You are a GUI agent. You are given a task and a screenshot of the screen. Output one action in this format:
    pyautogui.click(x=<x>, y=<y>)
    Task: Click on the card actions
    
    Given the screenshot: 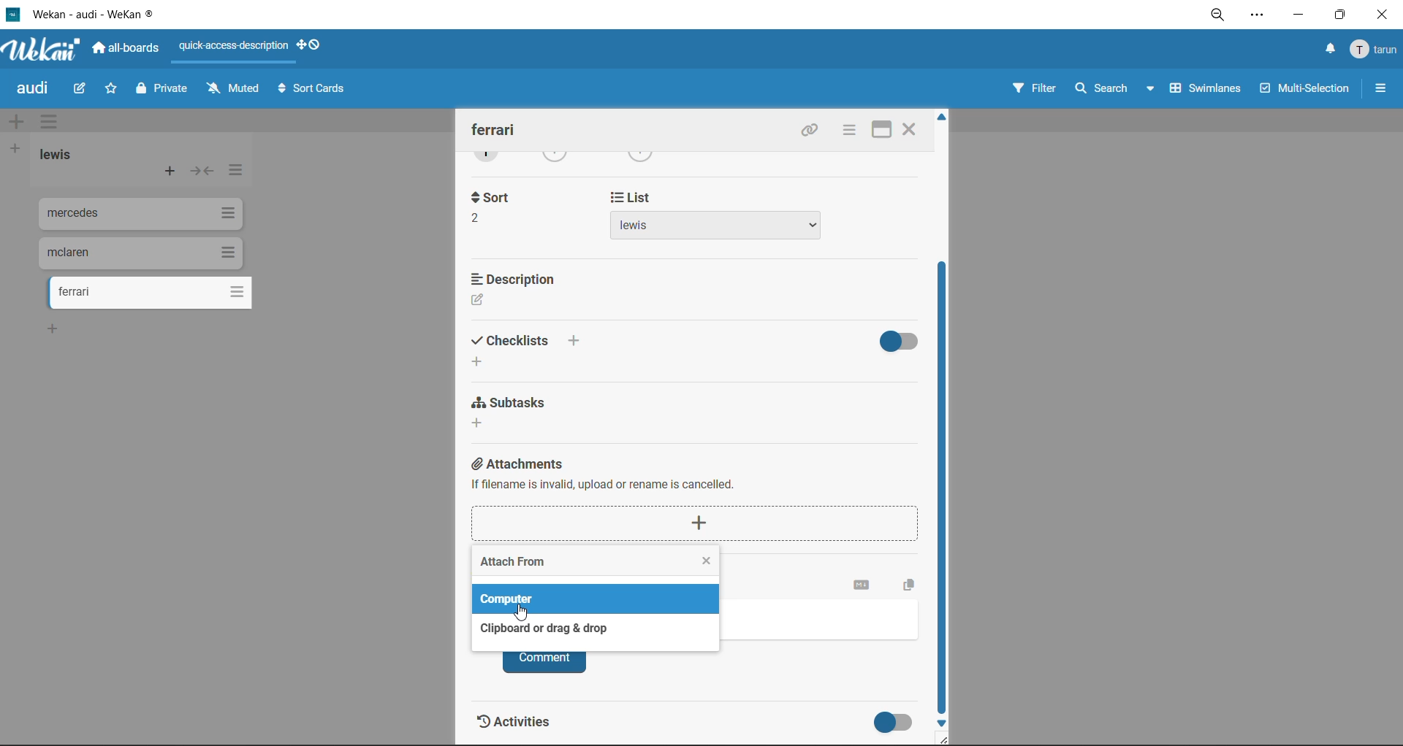 What is the action you would take?
    pyautogui.click(x=847, y=131)
    